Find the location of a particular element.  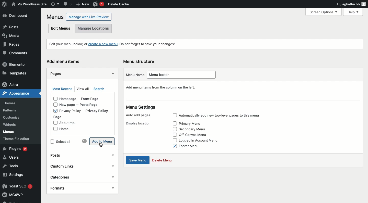

Appearance is located at coordinates (15, 94).